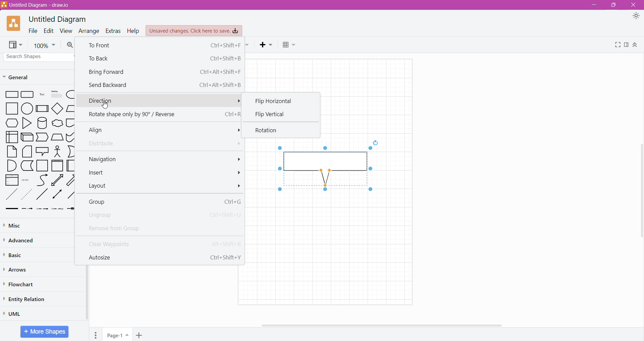  I want to click on Group, so click(163, 201).